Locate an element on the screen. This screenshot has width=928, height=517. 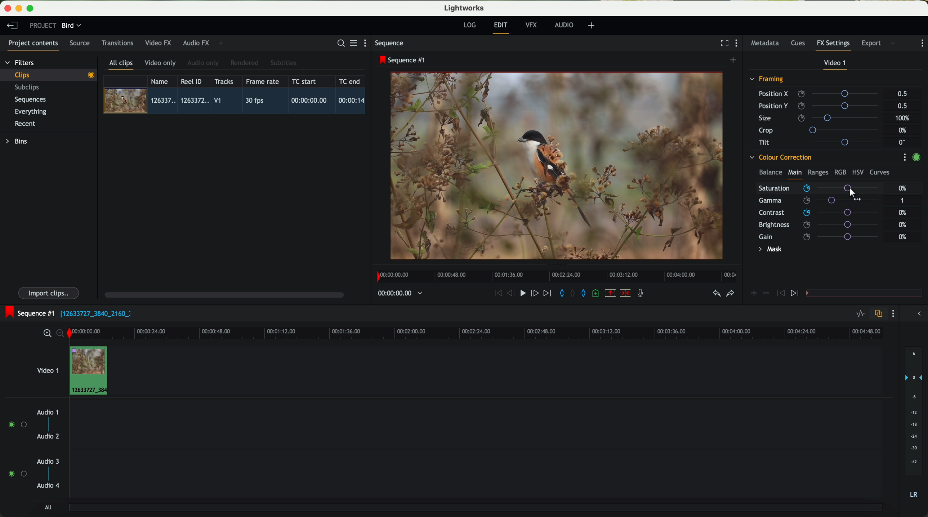
enable audio is located at coordinates (17, 473).